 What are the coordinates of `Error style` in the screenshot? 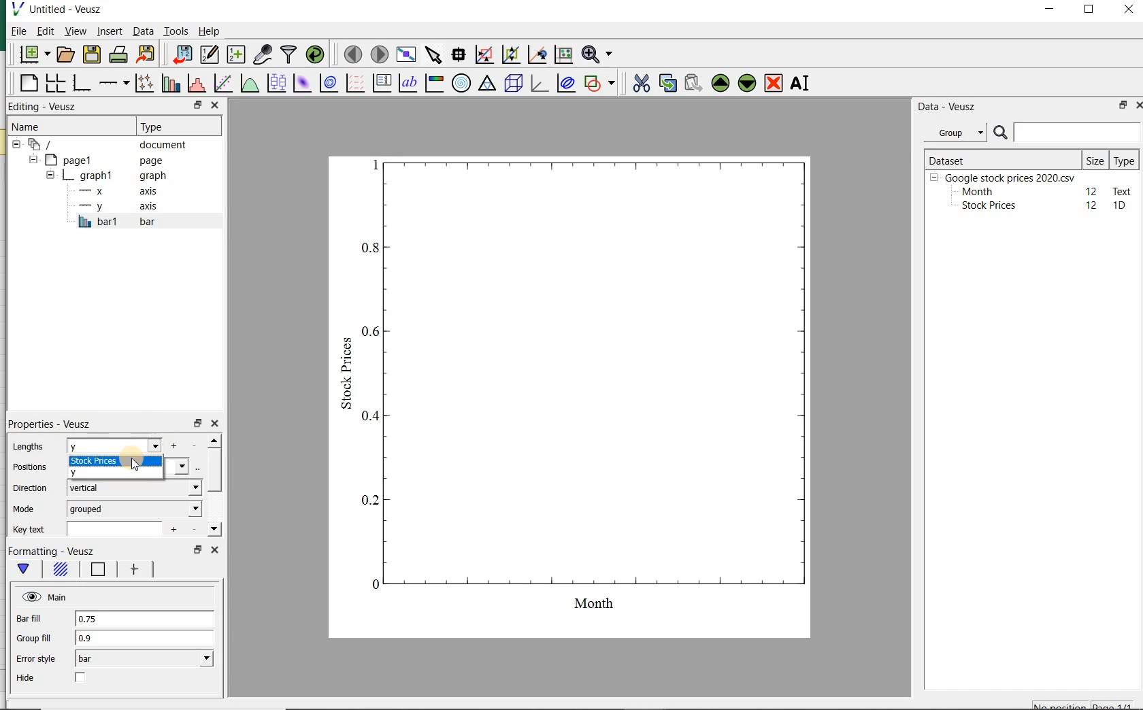 It's located at (35, 658).